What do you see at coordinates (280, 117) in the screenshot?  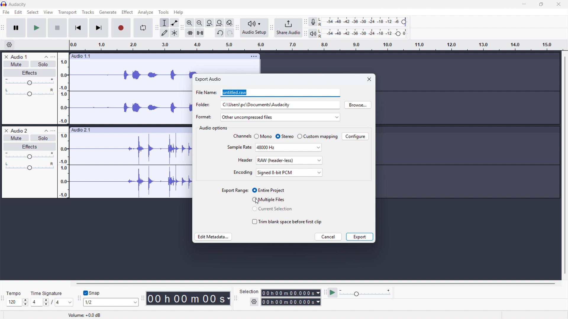 I see `Save format ` at bounding box center [280, 117].